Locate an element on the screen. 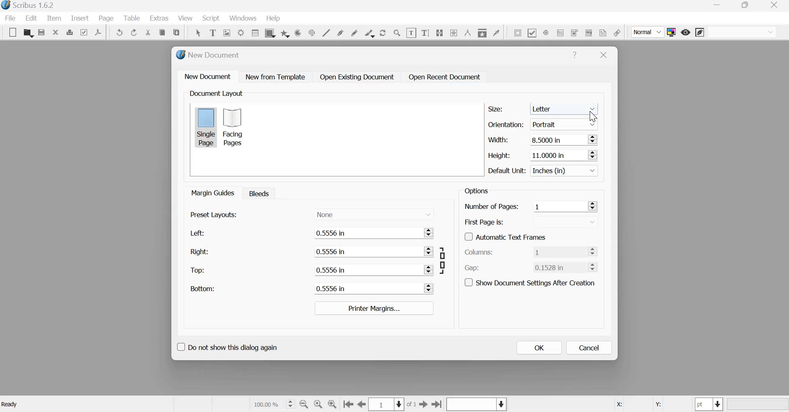 The width and height of the screenshot is (789, 412). unlink text frames is located at coordinates (454, 32).